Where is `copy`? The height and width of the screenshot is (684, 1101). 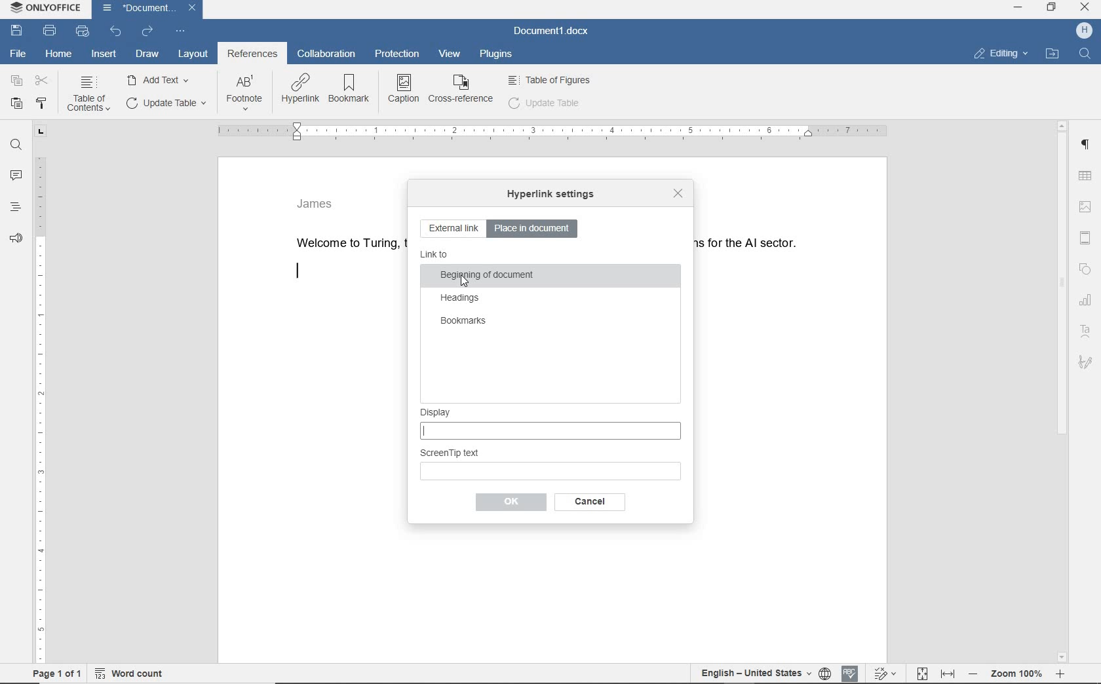
copy is located at coordinates (17, 81).